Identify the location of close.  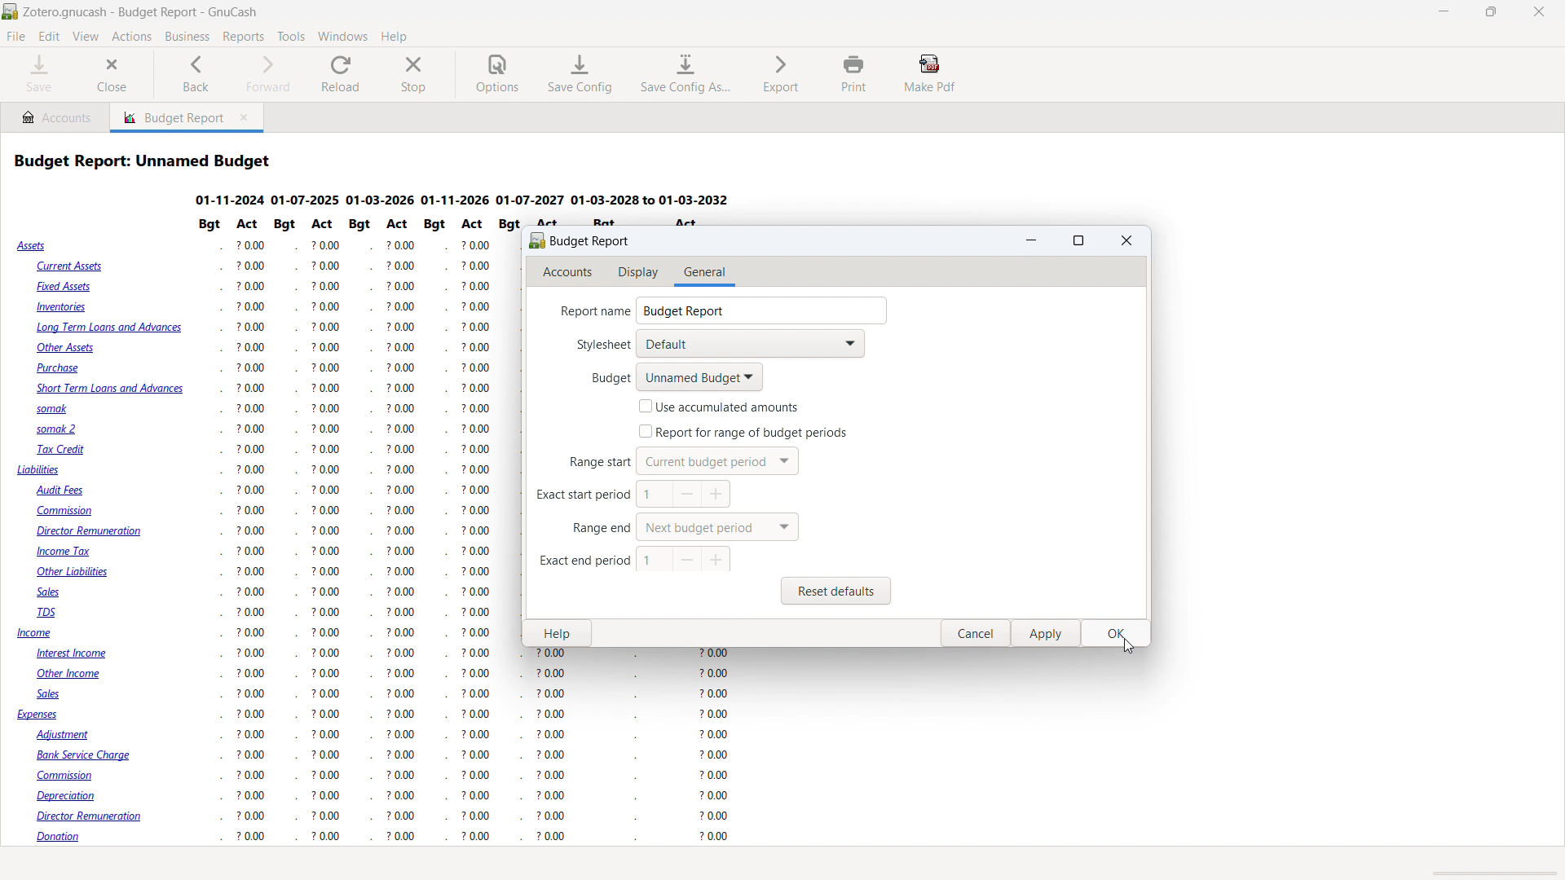
(1539, 12).